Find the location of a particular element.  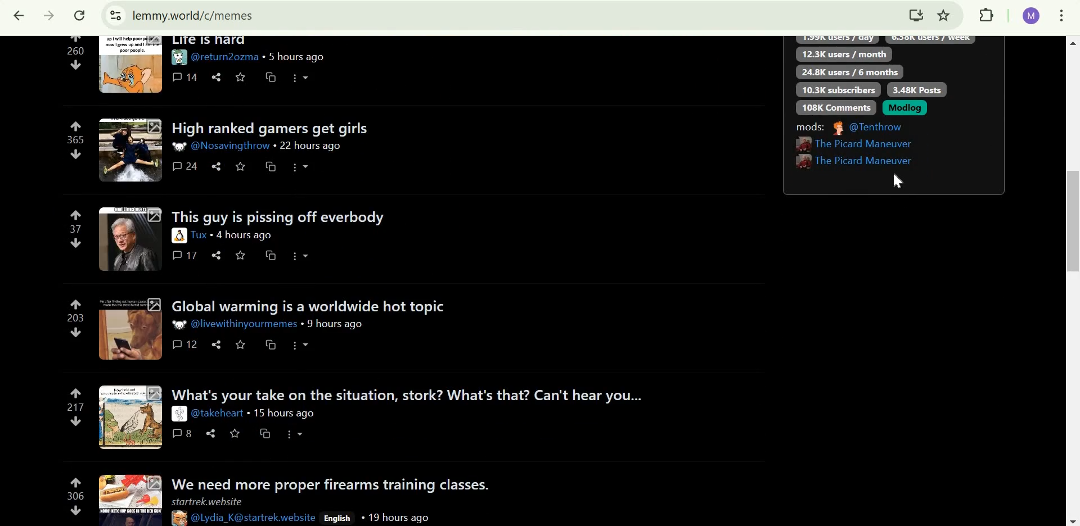

cross-post is located at coordinates (272, 76).